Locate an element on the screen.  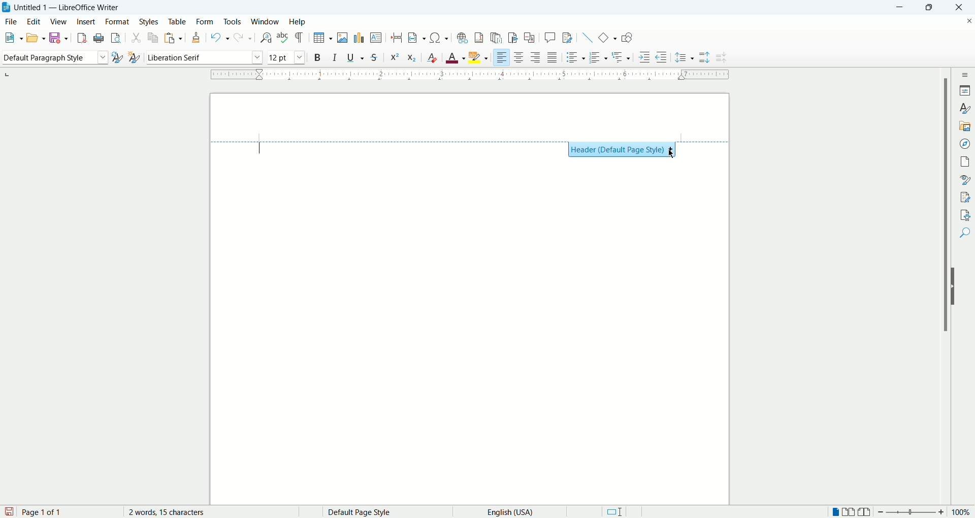
style inspector is located at coordinates (966, 179).